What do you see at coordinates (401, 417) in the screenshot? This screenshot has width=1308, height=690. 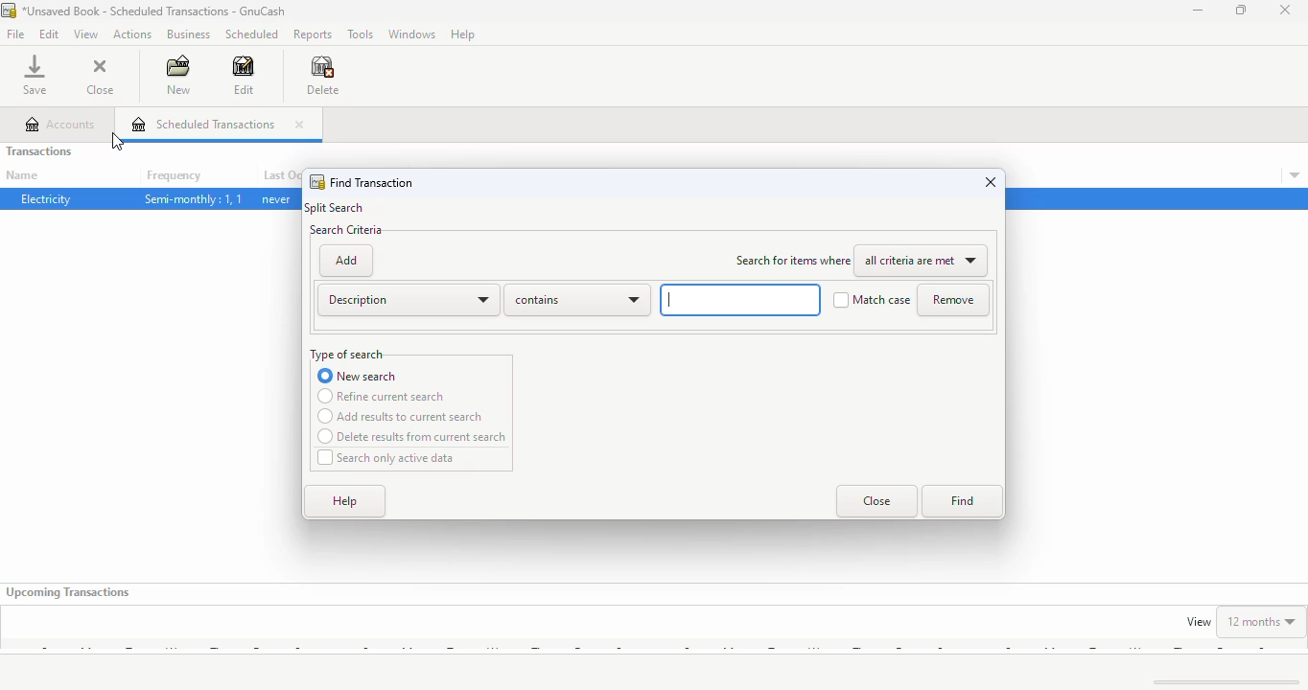 I see `add results to current search` at bounding box center [401, 417].